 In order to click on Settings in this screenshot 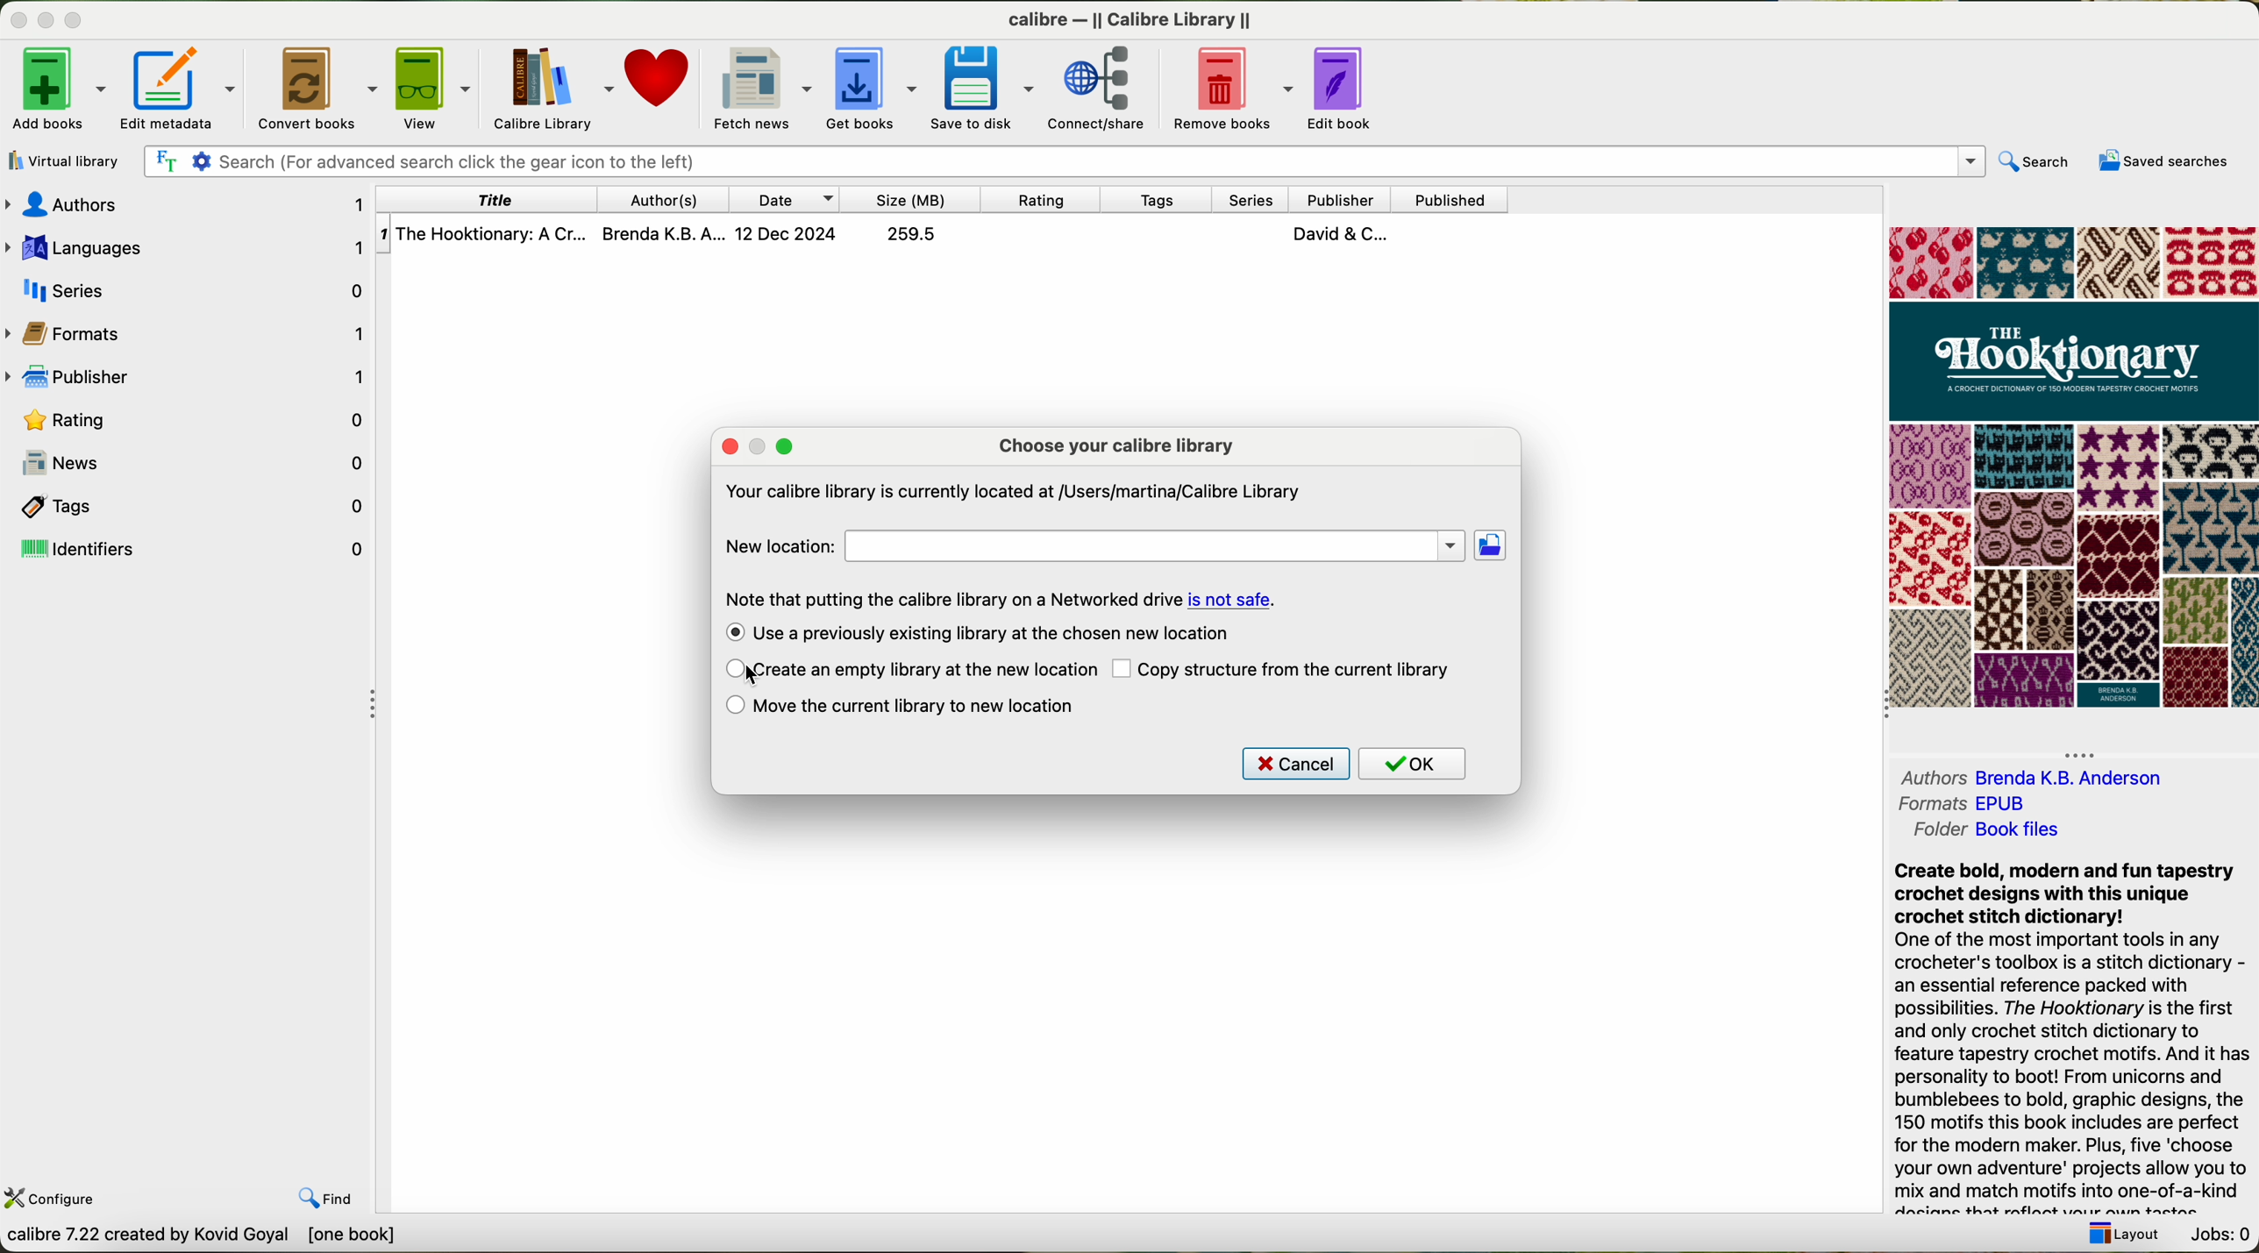, I will do `click(203, 160)`.